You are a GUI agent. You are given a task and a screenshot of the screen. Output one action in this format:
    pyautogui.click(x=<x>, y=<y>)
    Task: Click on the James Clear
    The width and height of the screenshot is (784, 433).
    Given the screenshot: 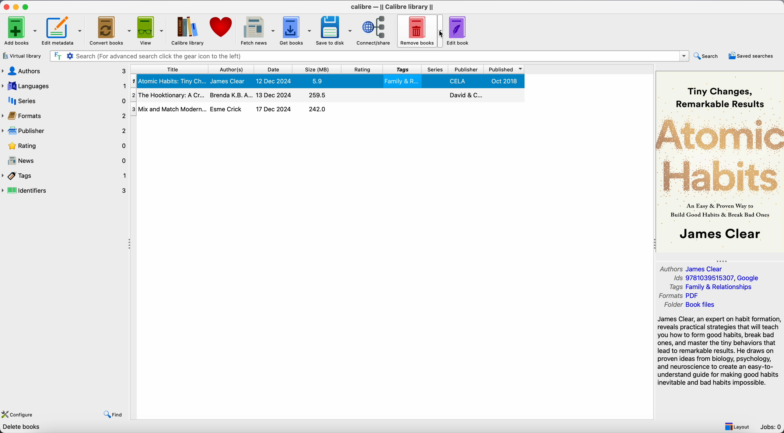 What is the action you would take?
    pyautogui.click(x=228, y=81)
    